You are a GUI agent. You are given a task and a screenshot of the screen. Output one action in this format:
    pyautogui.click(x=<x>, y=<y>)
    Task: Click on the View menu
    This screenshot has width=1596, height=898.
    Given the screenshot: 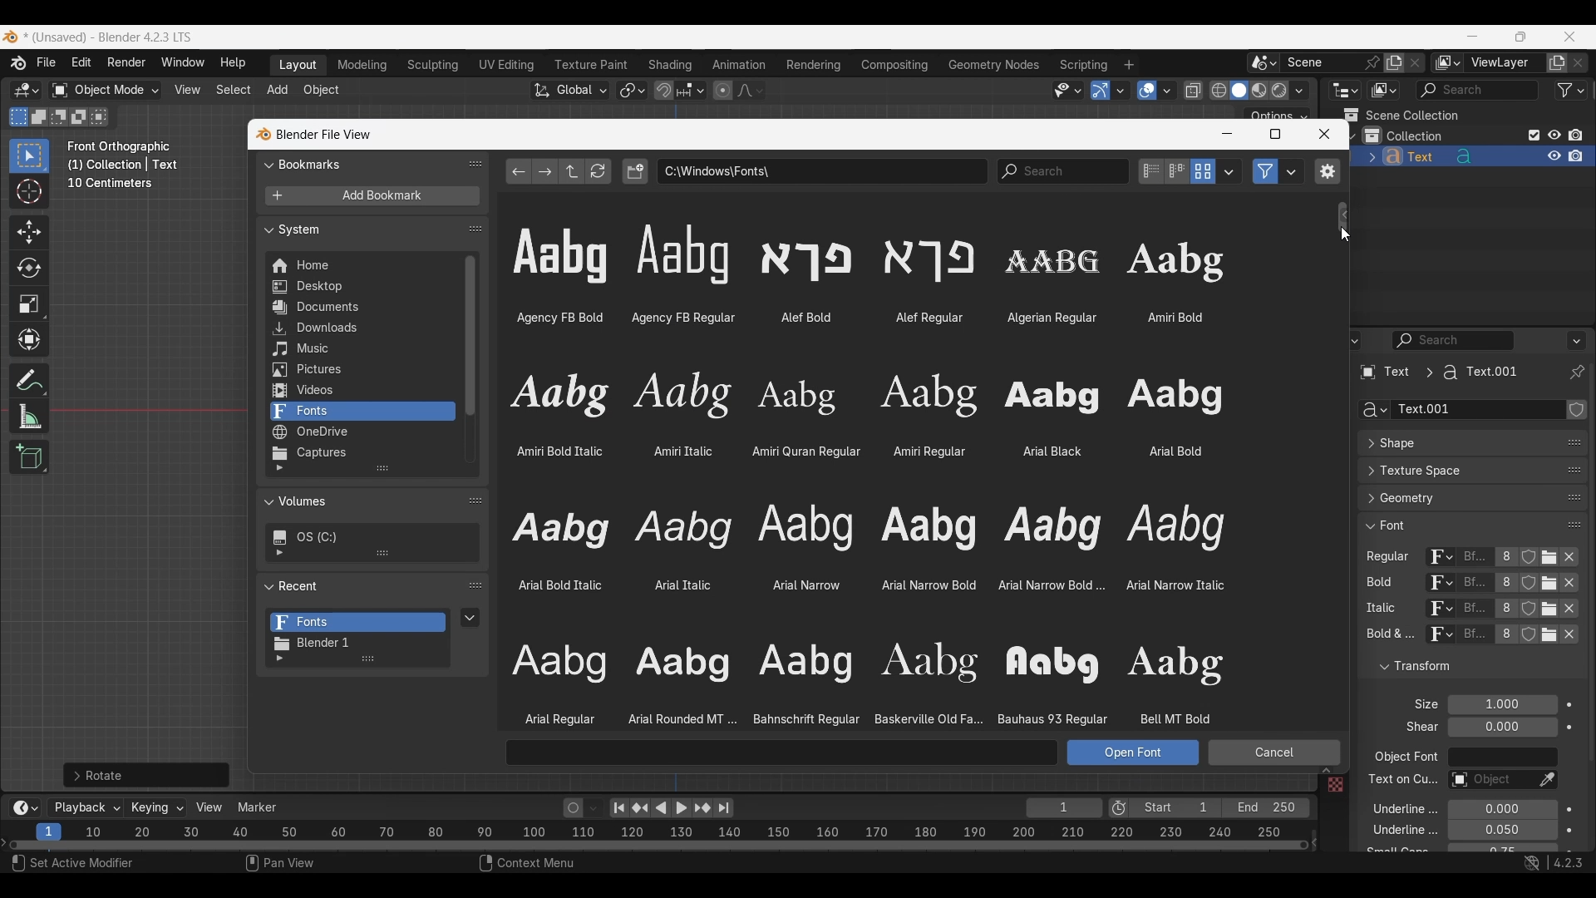 What is the action you would take?
    pyautogui.click(x=186, y=90)
    